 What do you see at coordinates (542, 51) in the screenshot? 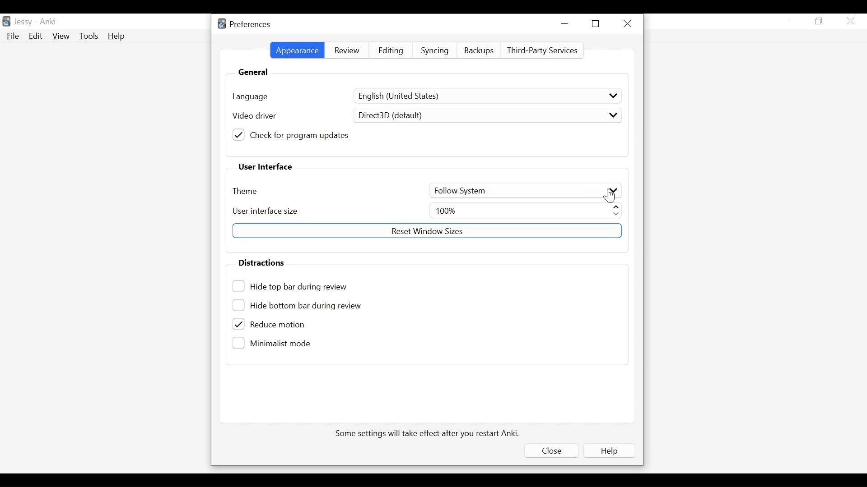
I see `Third Party Services` at bounding box center [542, 51].